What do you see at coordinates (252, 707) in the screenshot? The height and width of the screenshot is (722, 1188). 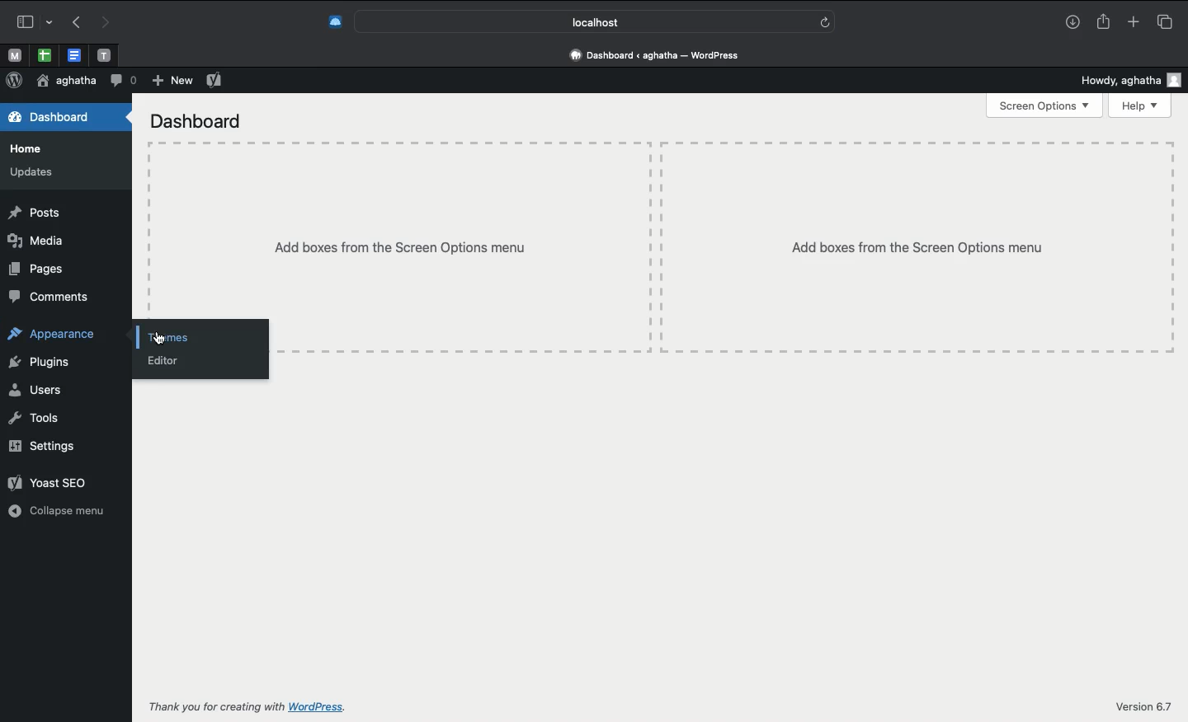 I see `Thank you for creating with wordpress` at bounding box center [252, 707].